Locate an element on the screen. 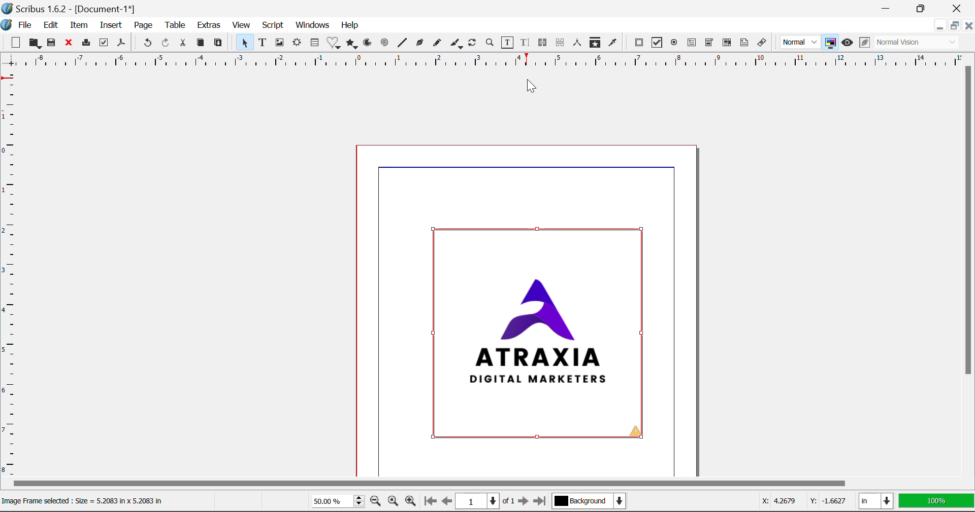 The height and width of the screenshot is (512, 975). Open is located at coordinates (35, 44).